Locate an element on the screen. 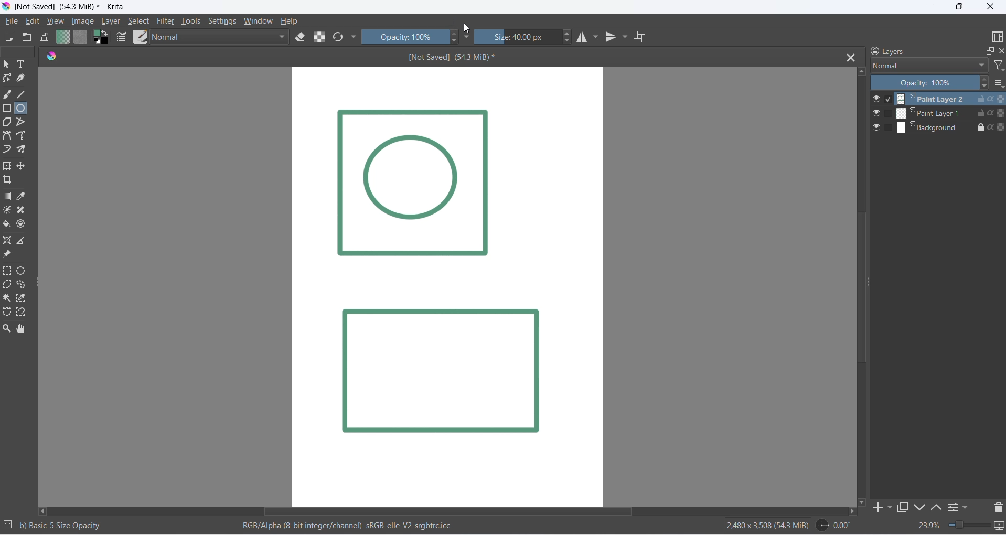  window is located at coordinates (260, 21).